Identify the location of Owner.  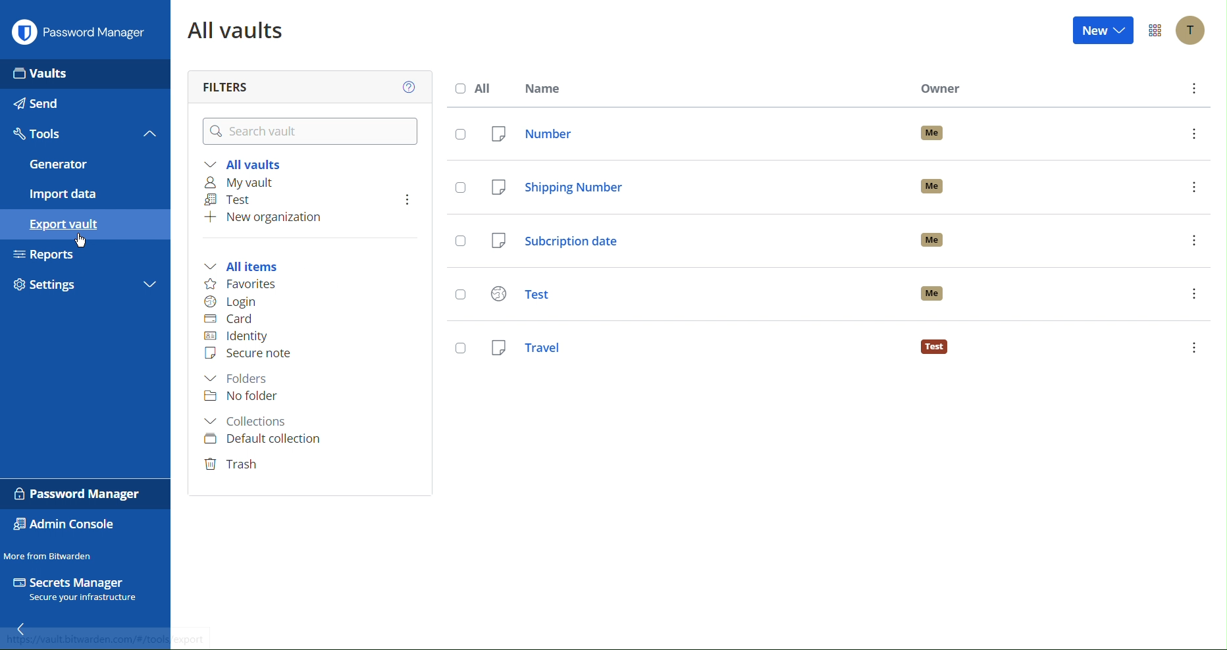
(943, 87).